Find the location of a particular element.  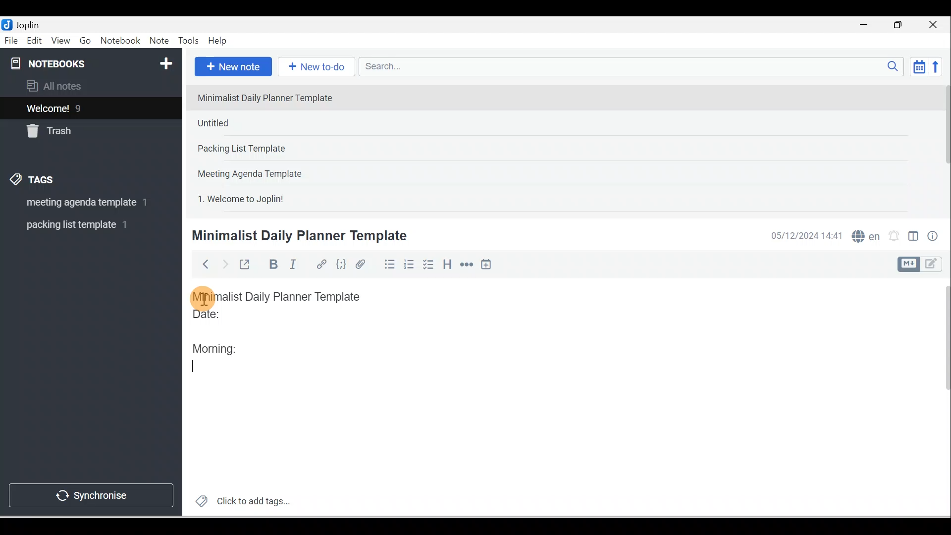

Maximise is located at coordinates (901, 25).